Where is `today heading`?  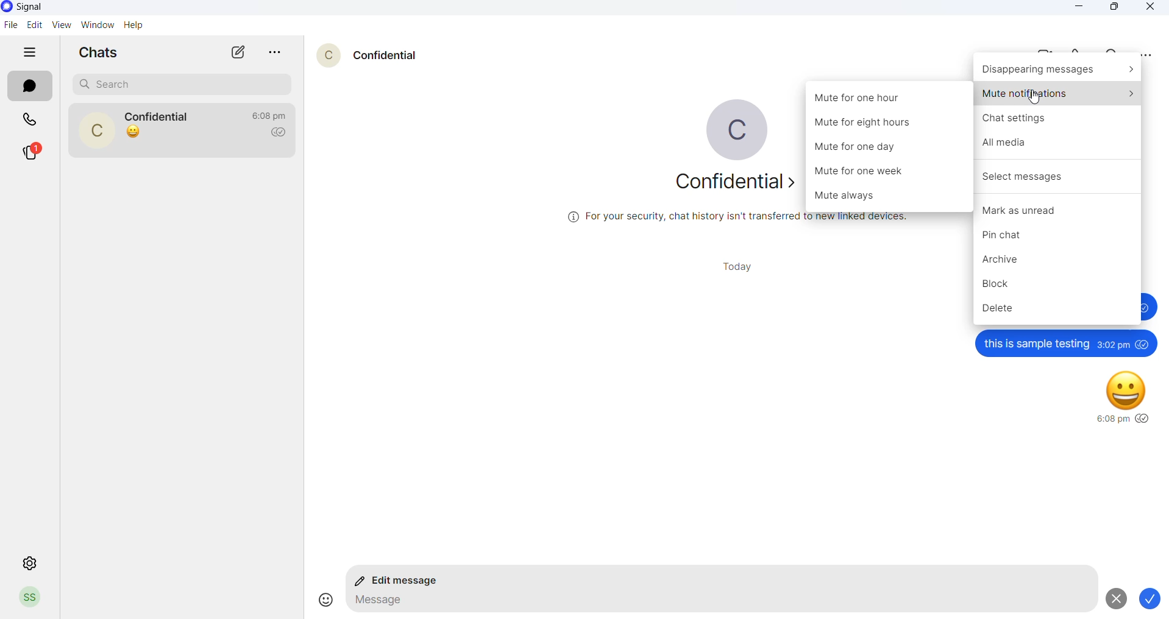 today heading is located at coordinates (741, 266).